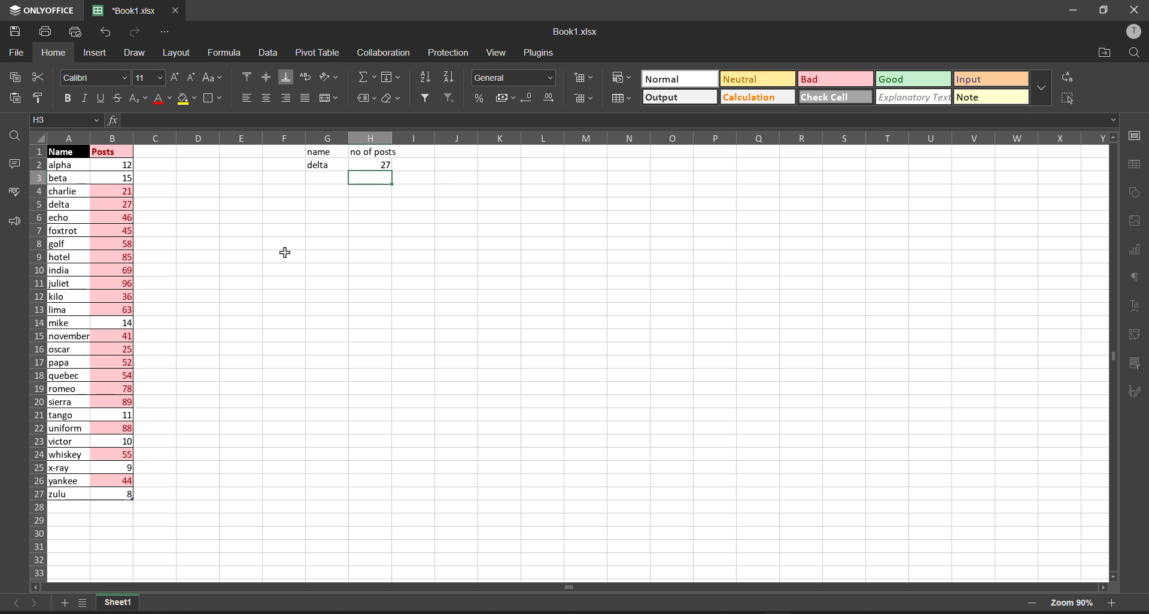 This screenshot has width=1149, height=614. Describe the element at coordinates (67, 98) in the screenshot. I see `bold` at that location.